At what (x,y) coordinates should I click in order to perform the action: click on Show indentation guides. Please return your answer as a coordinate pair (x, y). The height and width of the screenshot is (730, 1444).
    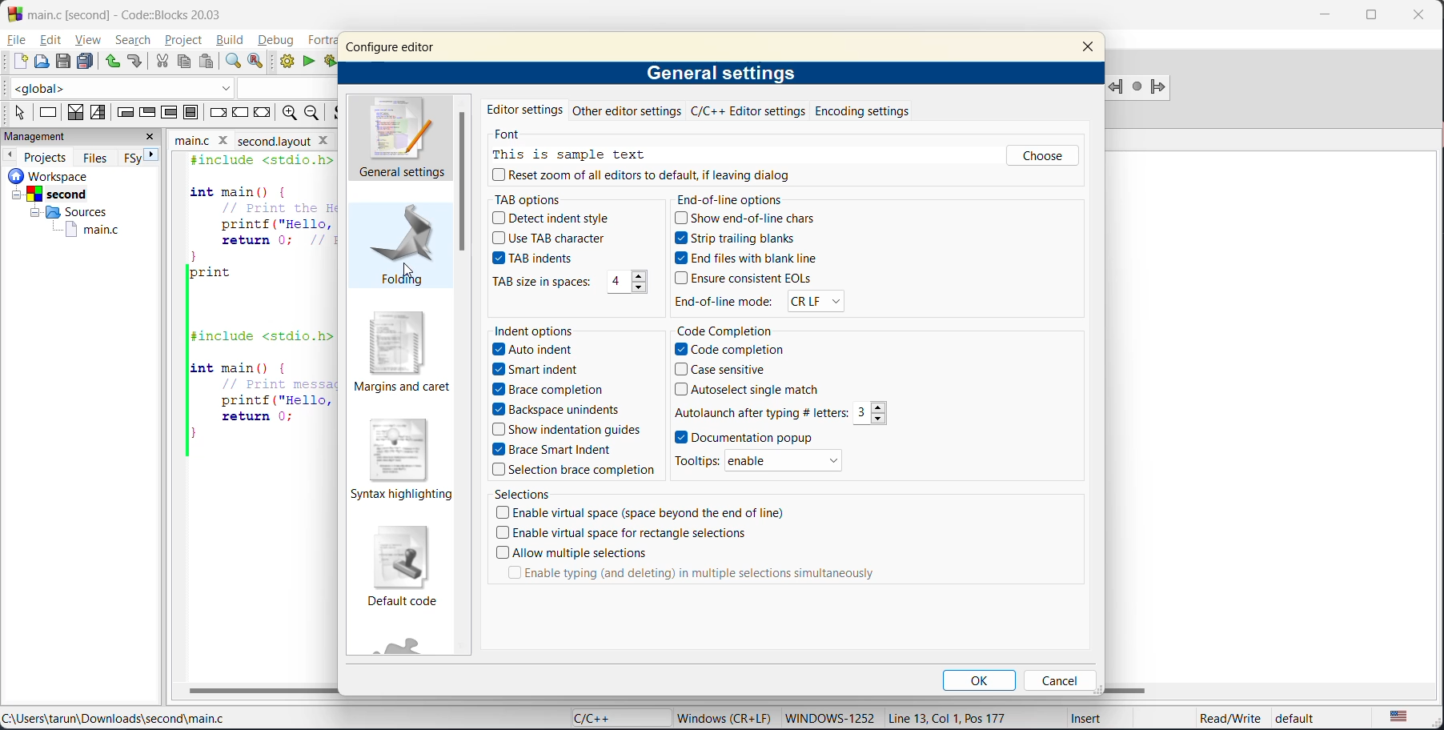
    Looking at the image, I should click on (565, 428).